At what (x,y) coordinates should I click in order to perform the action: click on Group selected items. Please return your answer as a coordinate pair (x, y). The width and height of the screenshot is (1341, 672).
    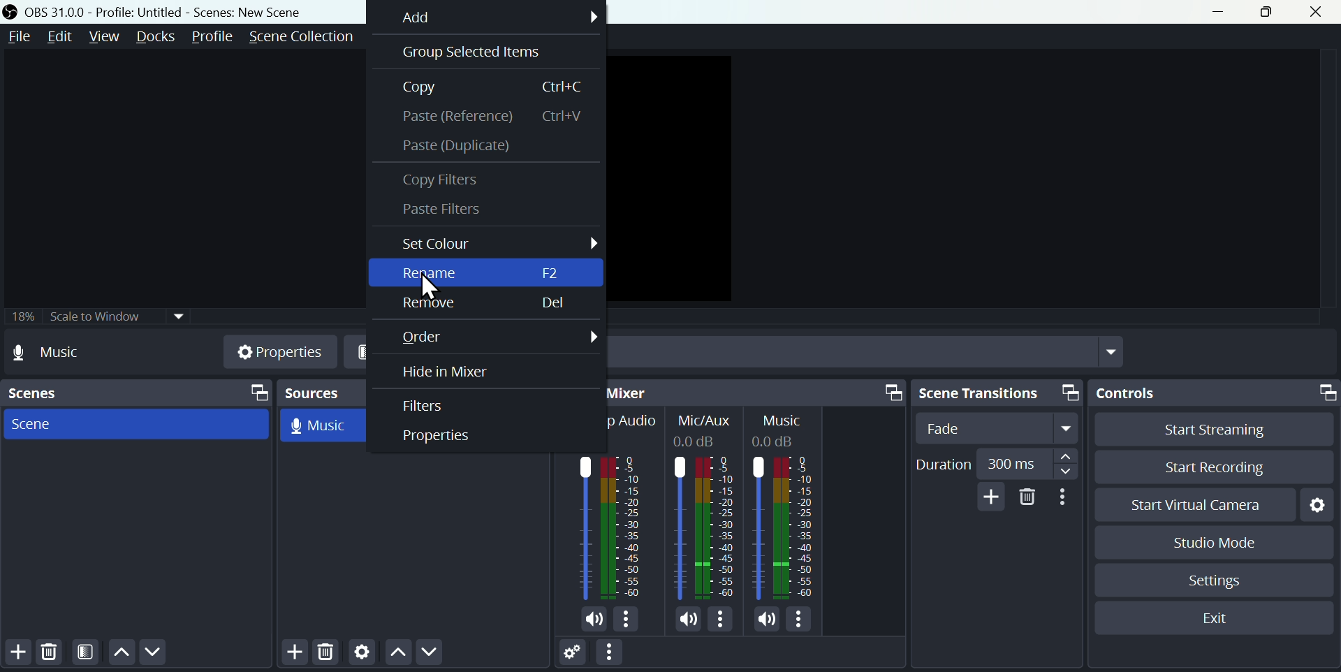
    Looking at the image, I should click on (484, 52).